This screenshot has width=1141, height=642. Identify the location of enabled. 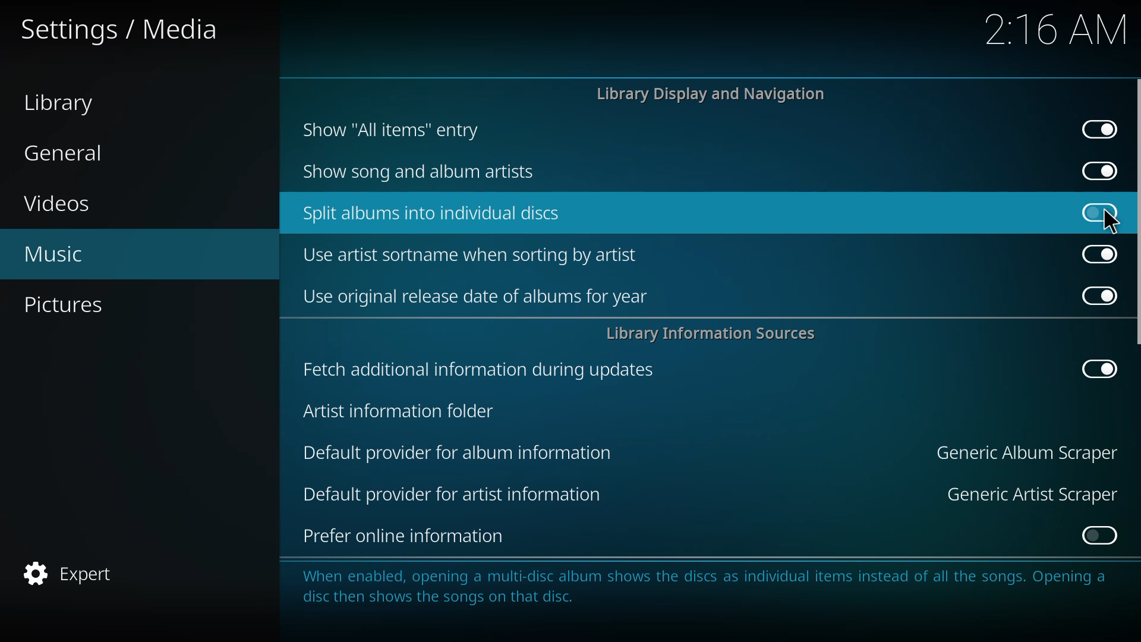
(1098, 536).